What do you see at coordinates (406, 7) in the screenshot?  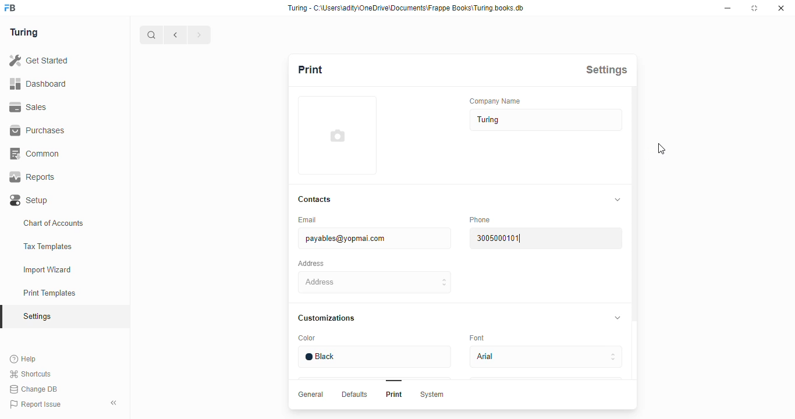 I see `Turing - C-\Users\adity\OneDrive\Documents\Frappe Books\Turing.books.db` at bounding box center [406, 7].